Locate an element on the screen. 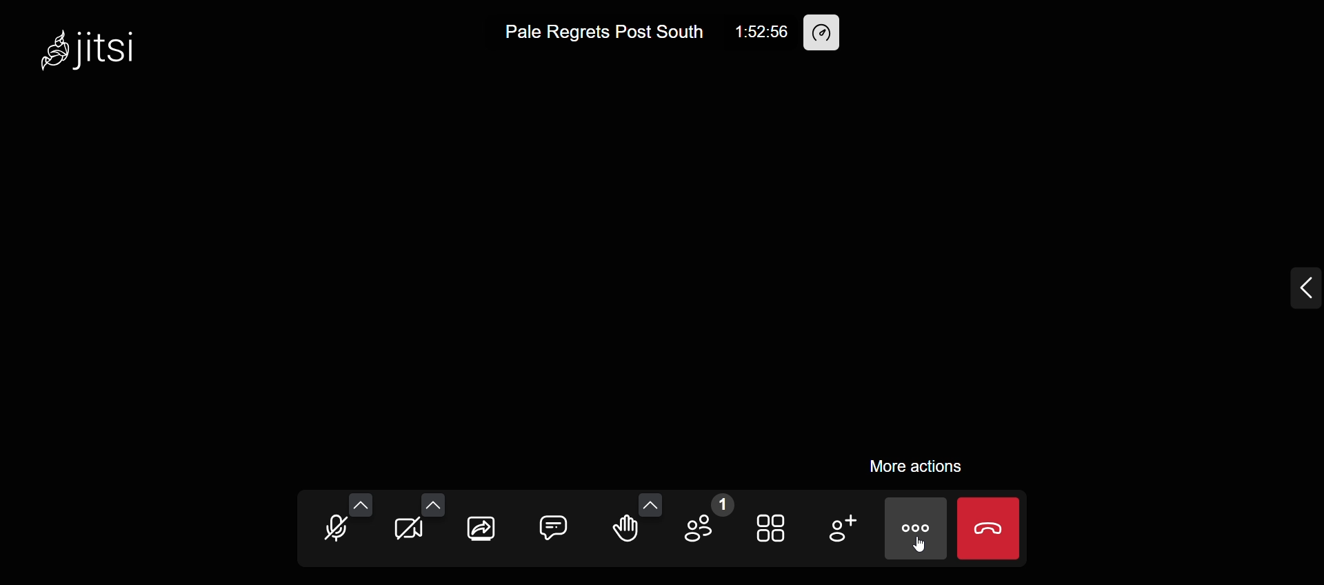  participants is located at coordinates (708, 521).